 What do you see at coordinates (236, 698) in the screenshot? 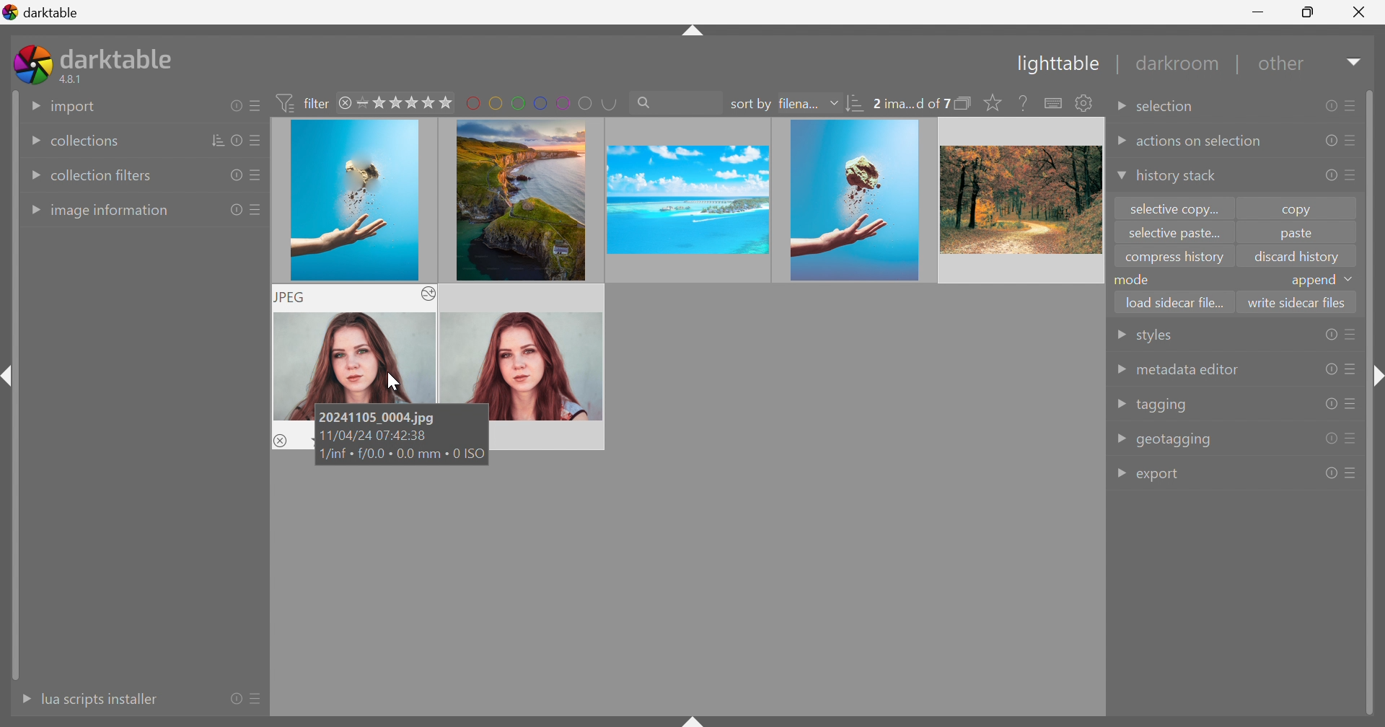
I see `reset` at bounding box center [236, 698].